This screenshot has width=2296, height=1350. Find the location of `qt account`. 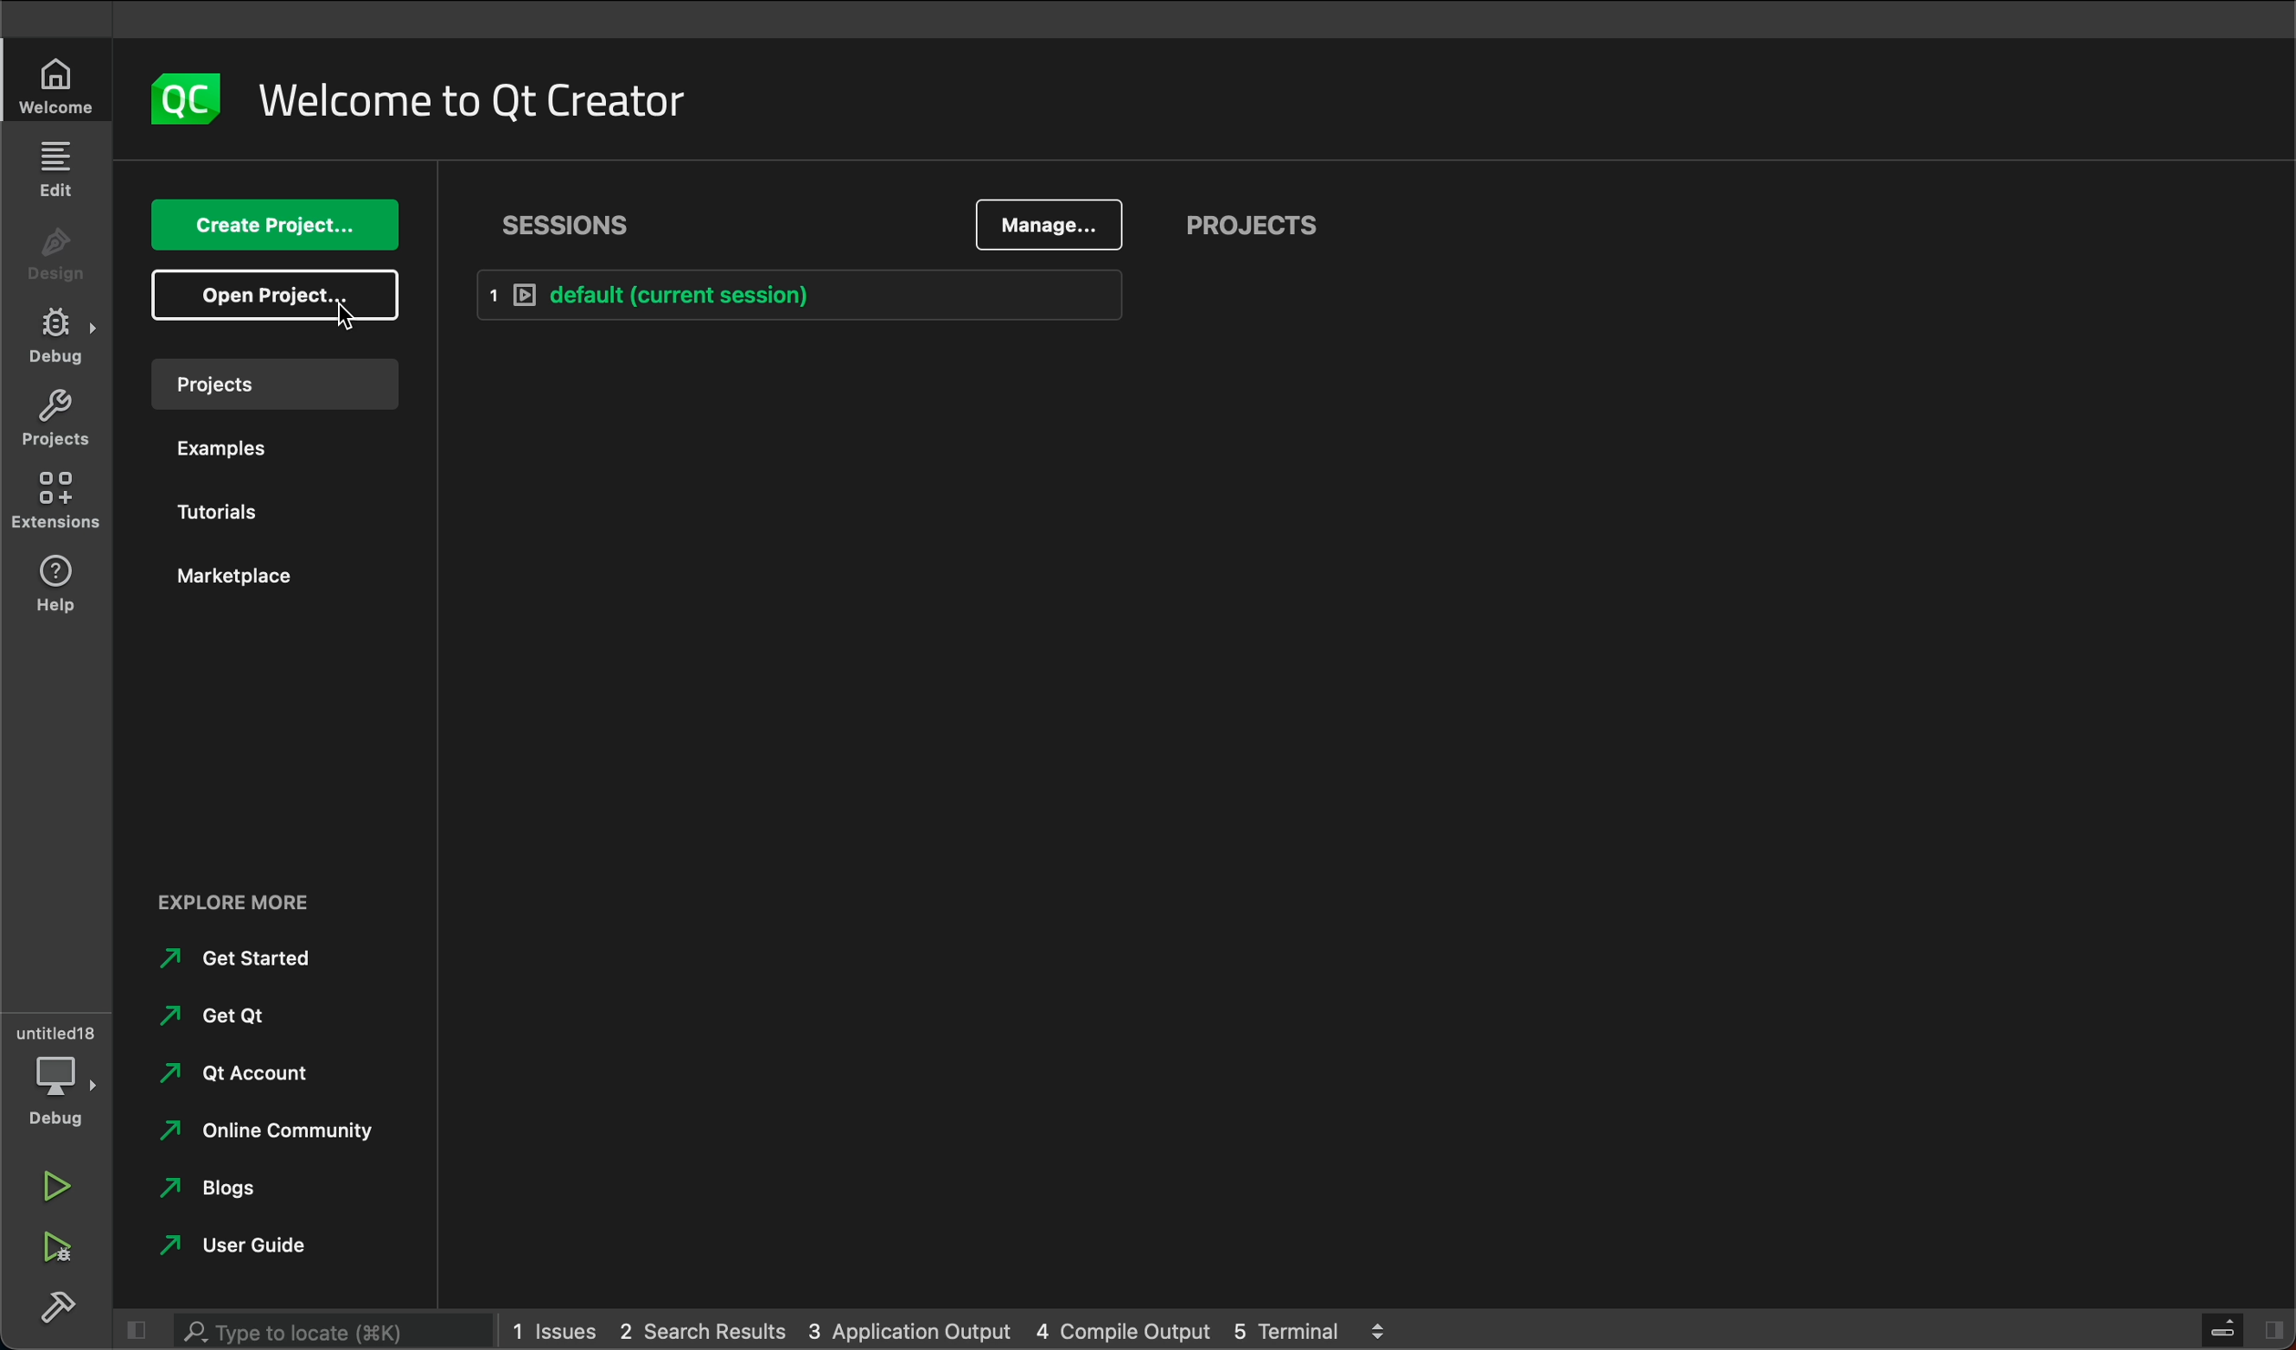

qt account is located at coordinates (241, 1074).